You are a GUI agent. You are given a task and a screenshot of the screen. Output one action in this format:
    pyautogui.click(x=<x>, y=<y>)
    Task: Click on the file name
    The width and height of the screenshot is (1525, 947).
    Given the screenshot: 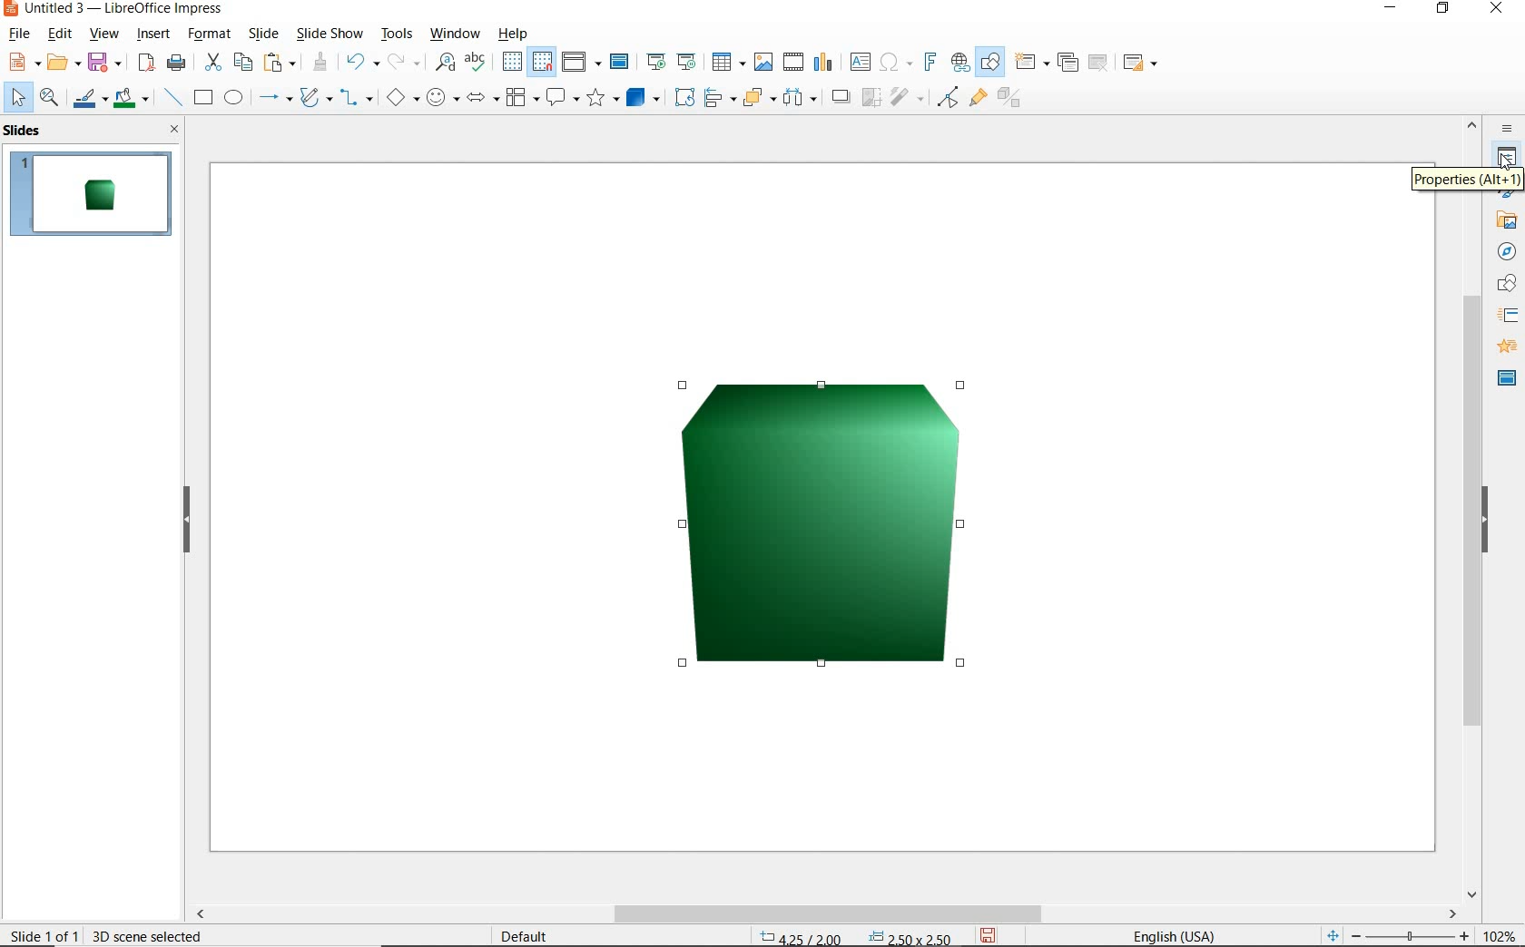 What is the action you would take?
    pyautogui.click(x=113, y=9)
    